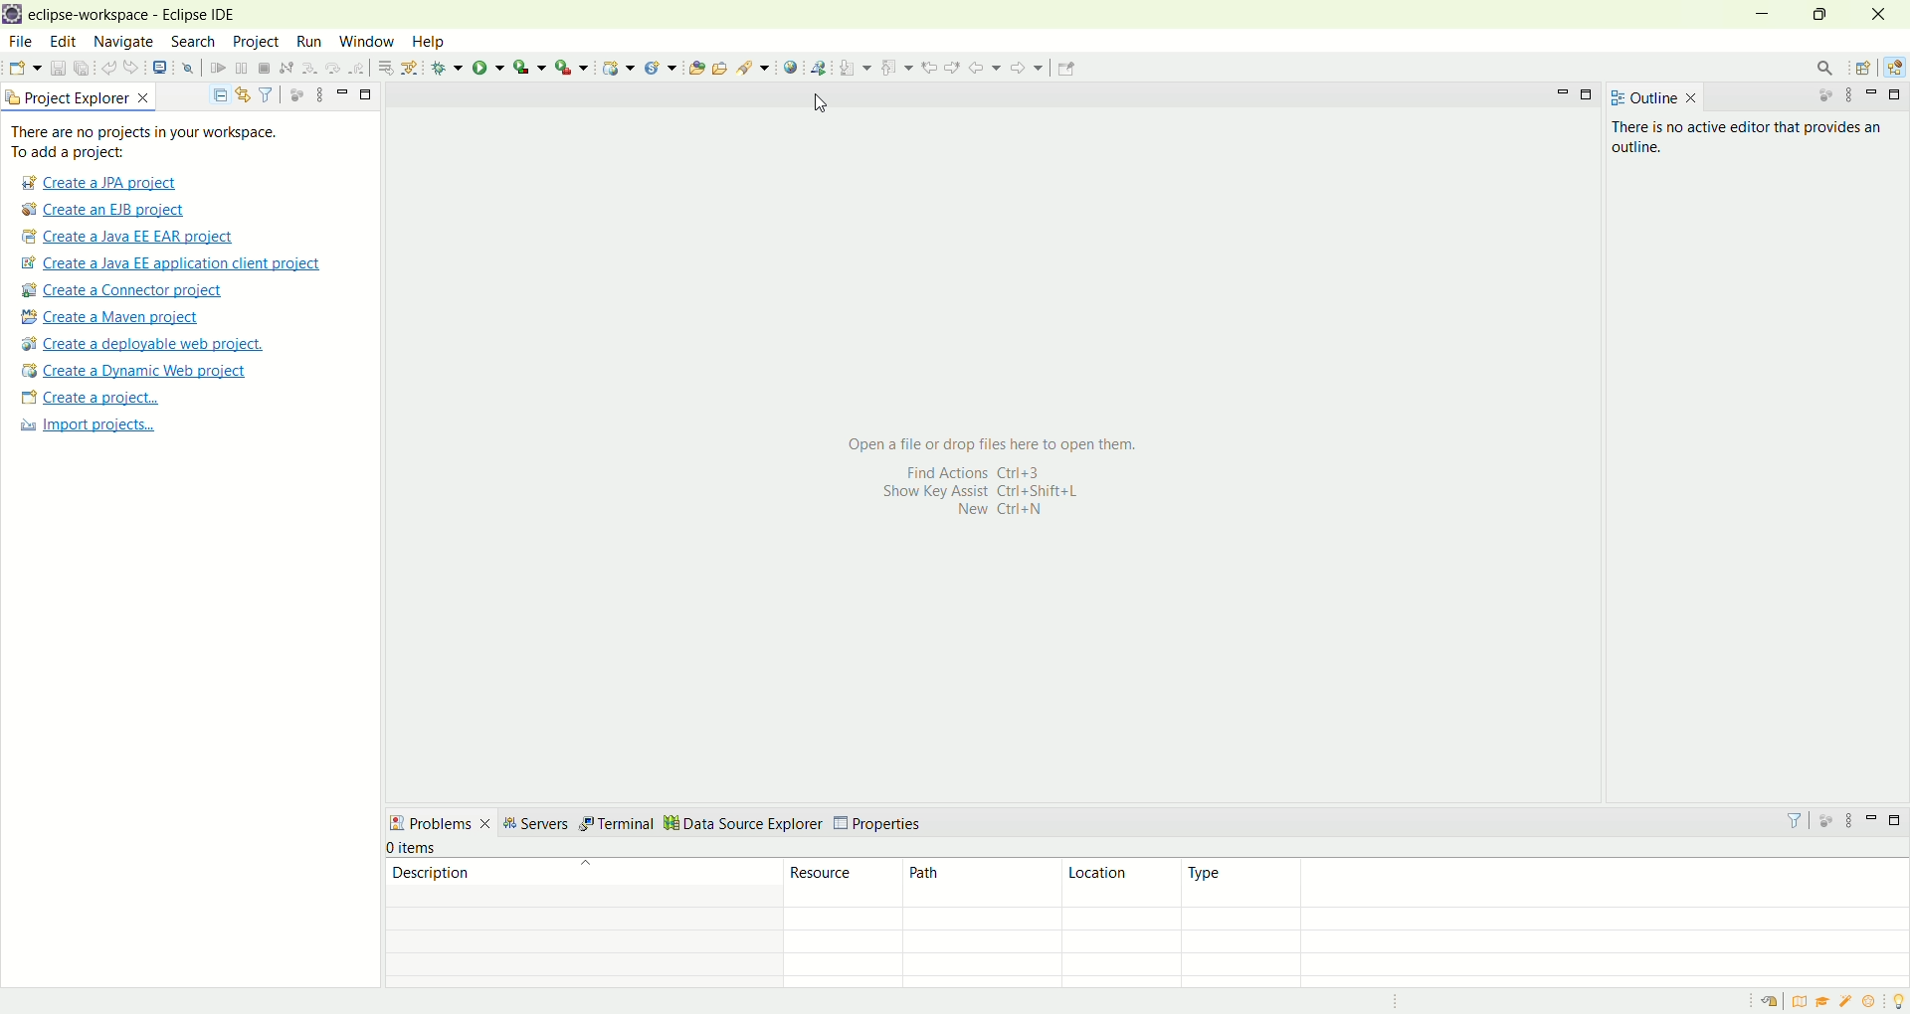 Image resolution: width=1910 pixels, height=1014 pixels. Describe the element at coordinates (317, 93) in the screenshot. I see `view menu` at that location.